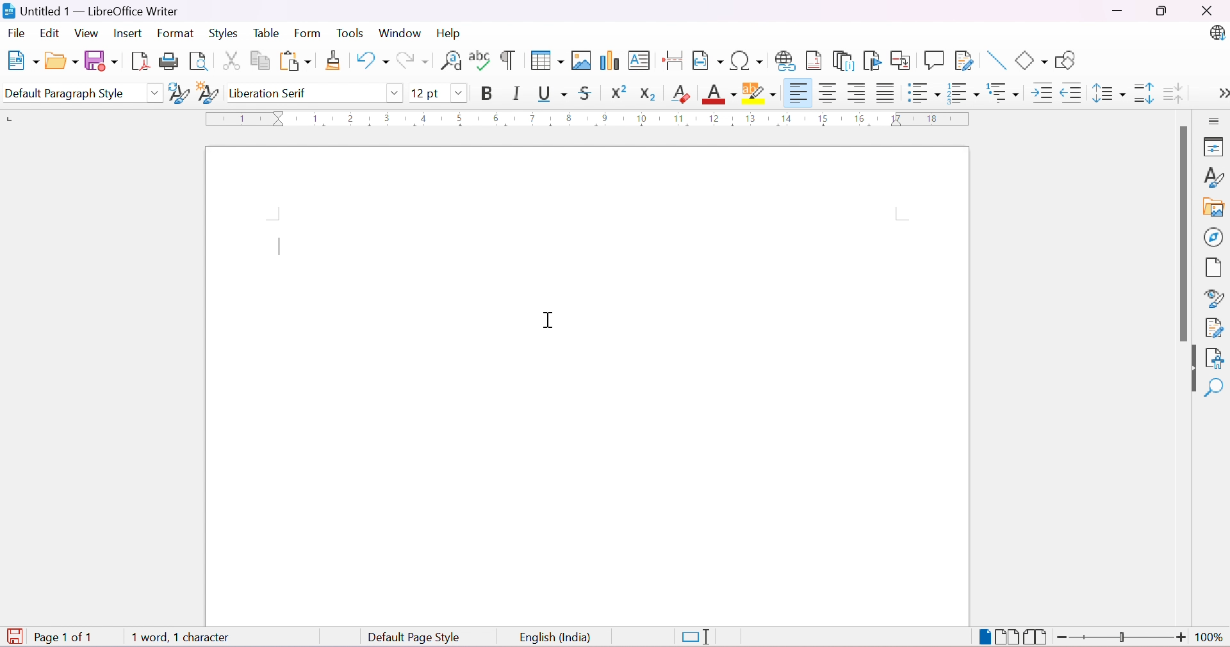  Describe the element at coordinates (758, 94) in the screenshot. I see `Character Highlighting Color` at that location.